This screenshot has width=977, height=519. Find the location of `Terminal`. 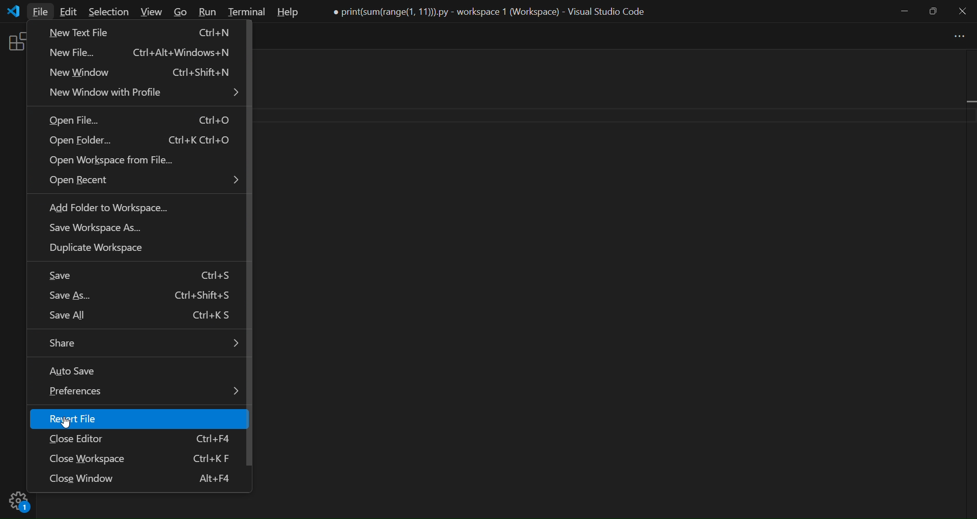

Terminal is located at coordinates (247, 12).